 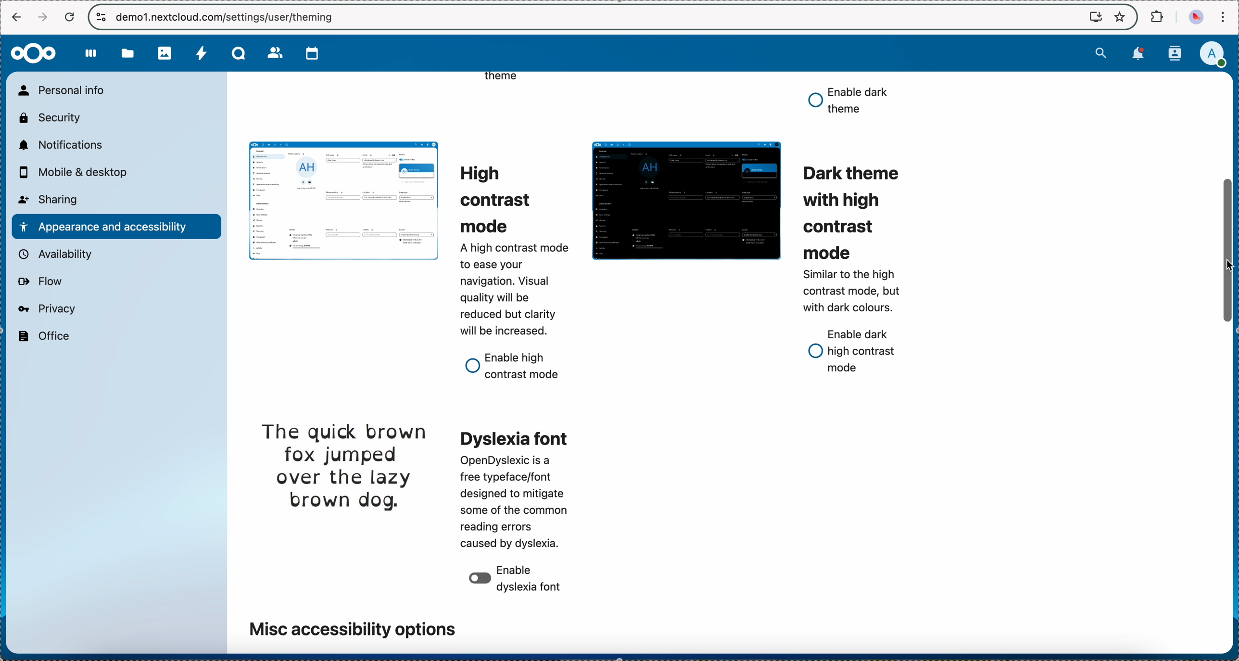 I want to click on description, so click(x=513, y=290).